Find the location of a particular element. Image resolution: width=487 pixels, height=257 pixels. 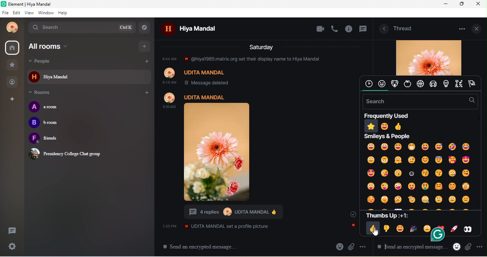

people is located at coordinates (13, 82).